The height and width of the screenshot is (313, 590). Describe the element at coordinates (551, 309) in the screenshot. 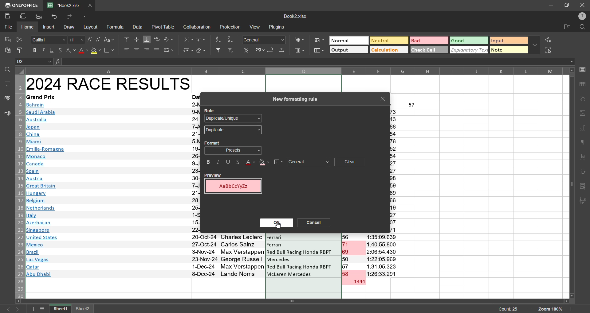

I see `zoom factor` at that location.